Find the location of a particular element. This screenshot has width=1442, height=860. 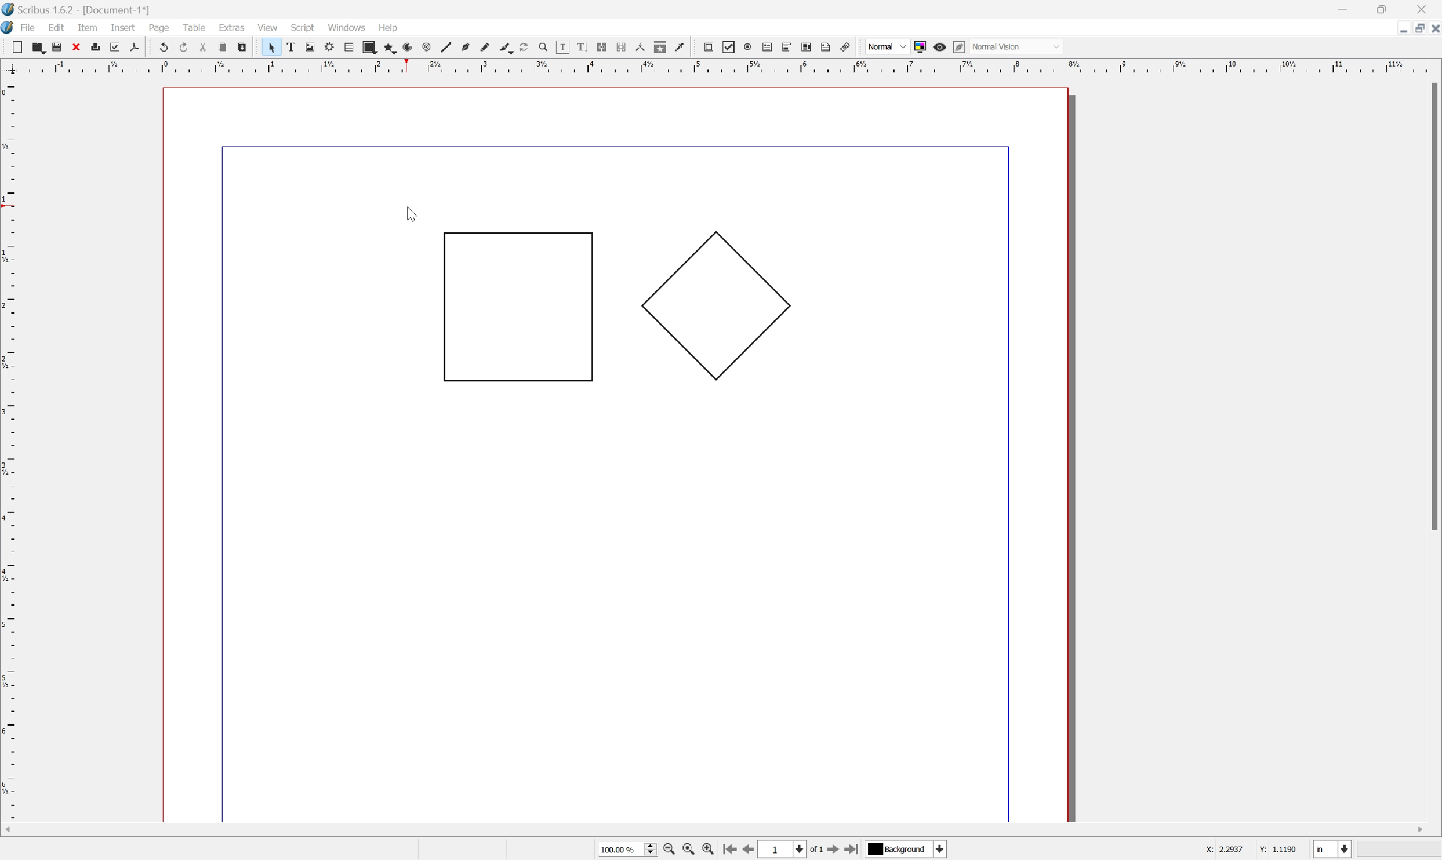

Go to previous page is located at coordinates (747, 850).